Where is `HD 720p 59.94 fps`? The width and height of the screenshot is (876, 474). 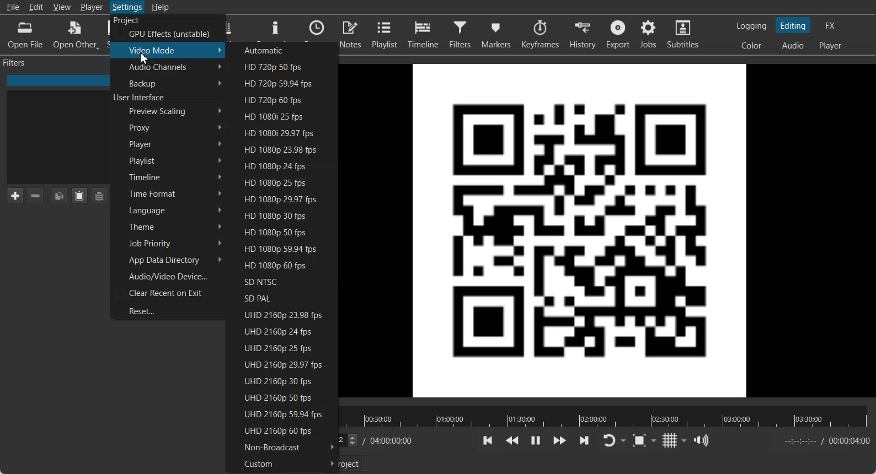 HD 720p 59.94 fps is located at coordinates (281, 83).